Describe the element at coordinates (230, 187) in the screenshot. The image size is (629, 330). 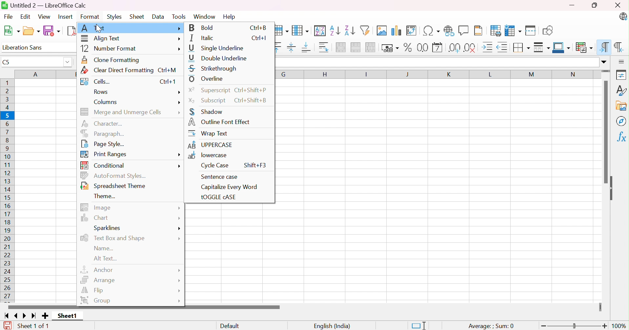
I see `Capitalize Every Word` at that location.